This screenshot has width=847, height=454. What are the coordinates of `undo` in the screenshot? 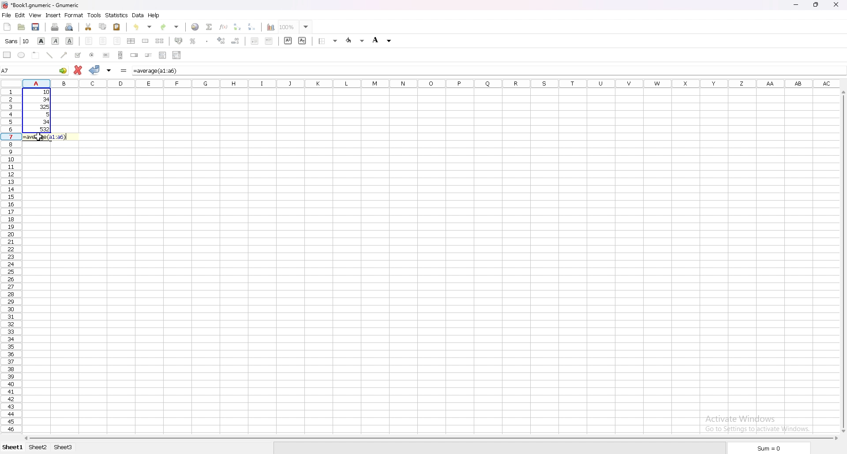 It's located at (143, 27).